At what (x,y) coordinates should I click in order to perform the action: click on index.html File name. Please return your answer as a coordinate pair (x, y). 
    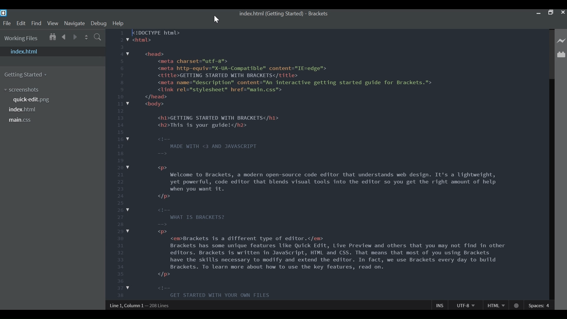
    Looking at the image, I should click on (24, 109).